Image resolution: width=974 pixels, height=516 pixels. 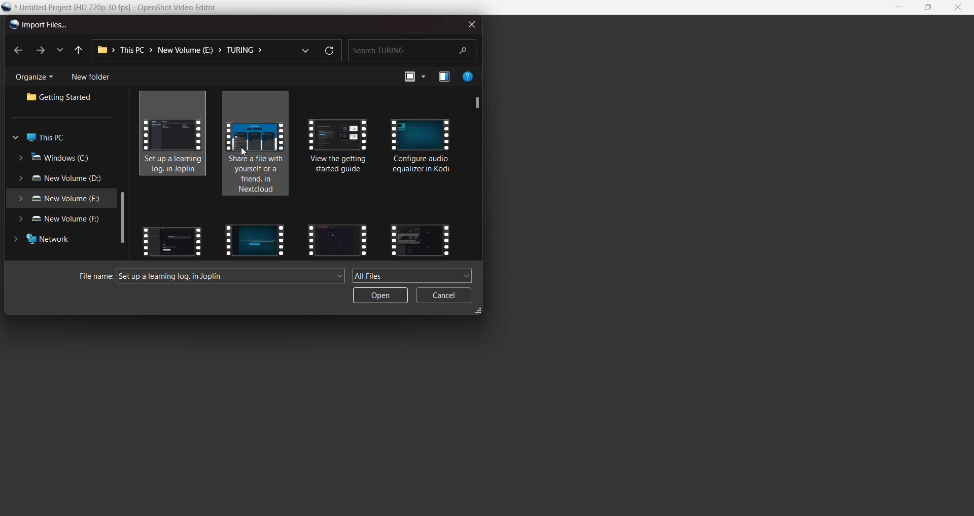 I want to click on minimise, so click(x=899, y=8).